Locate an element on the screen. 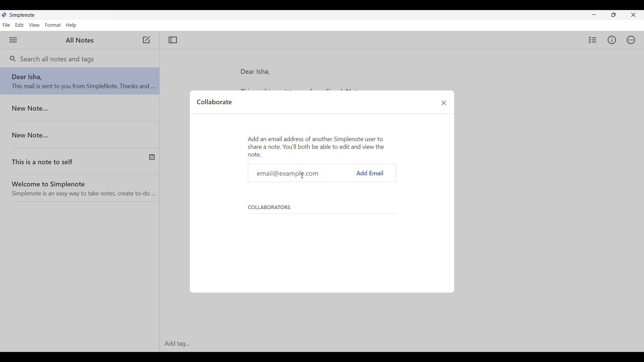 The height and width of the screenshot is (362, 644). New Note.. is located at coordinates (79, 109).